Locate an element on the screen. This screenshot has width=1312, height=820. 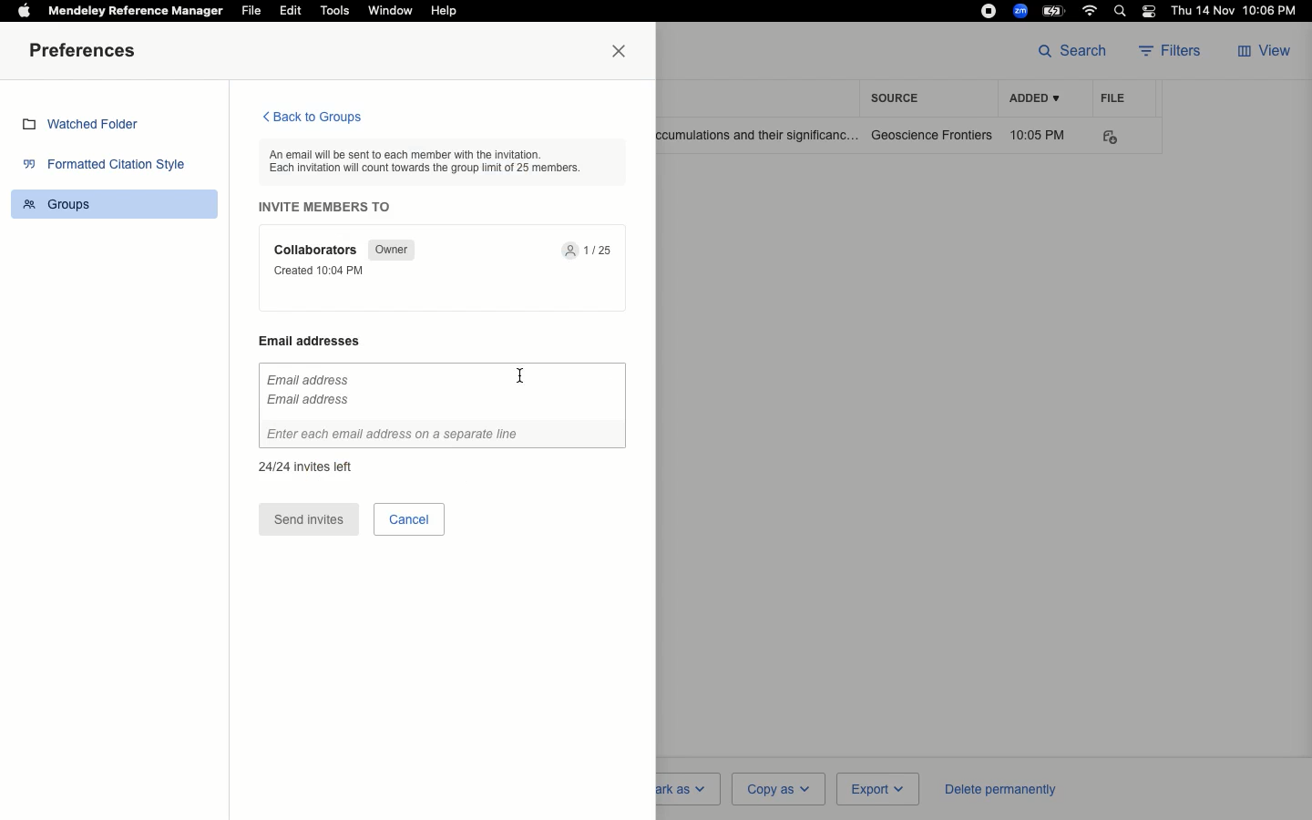
Instructional text is located at coordinates (436, 160).